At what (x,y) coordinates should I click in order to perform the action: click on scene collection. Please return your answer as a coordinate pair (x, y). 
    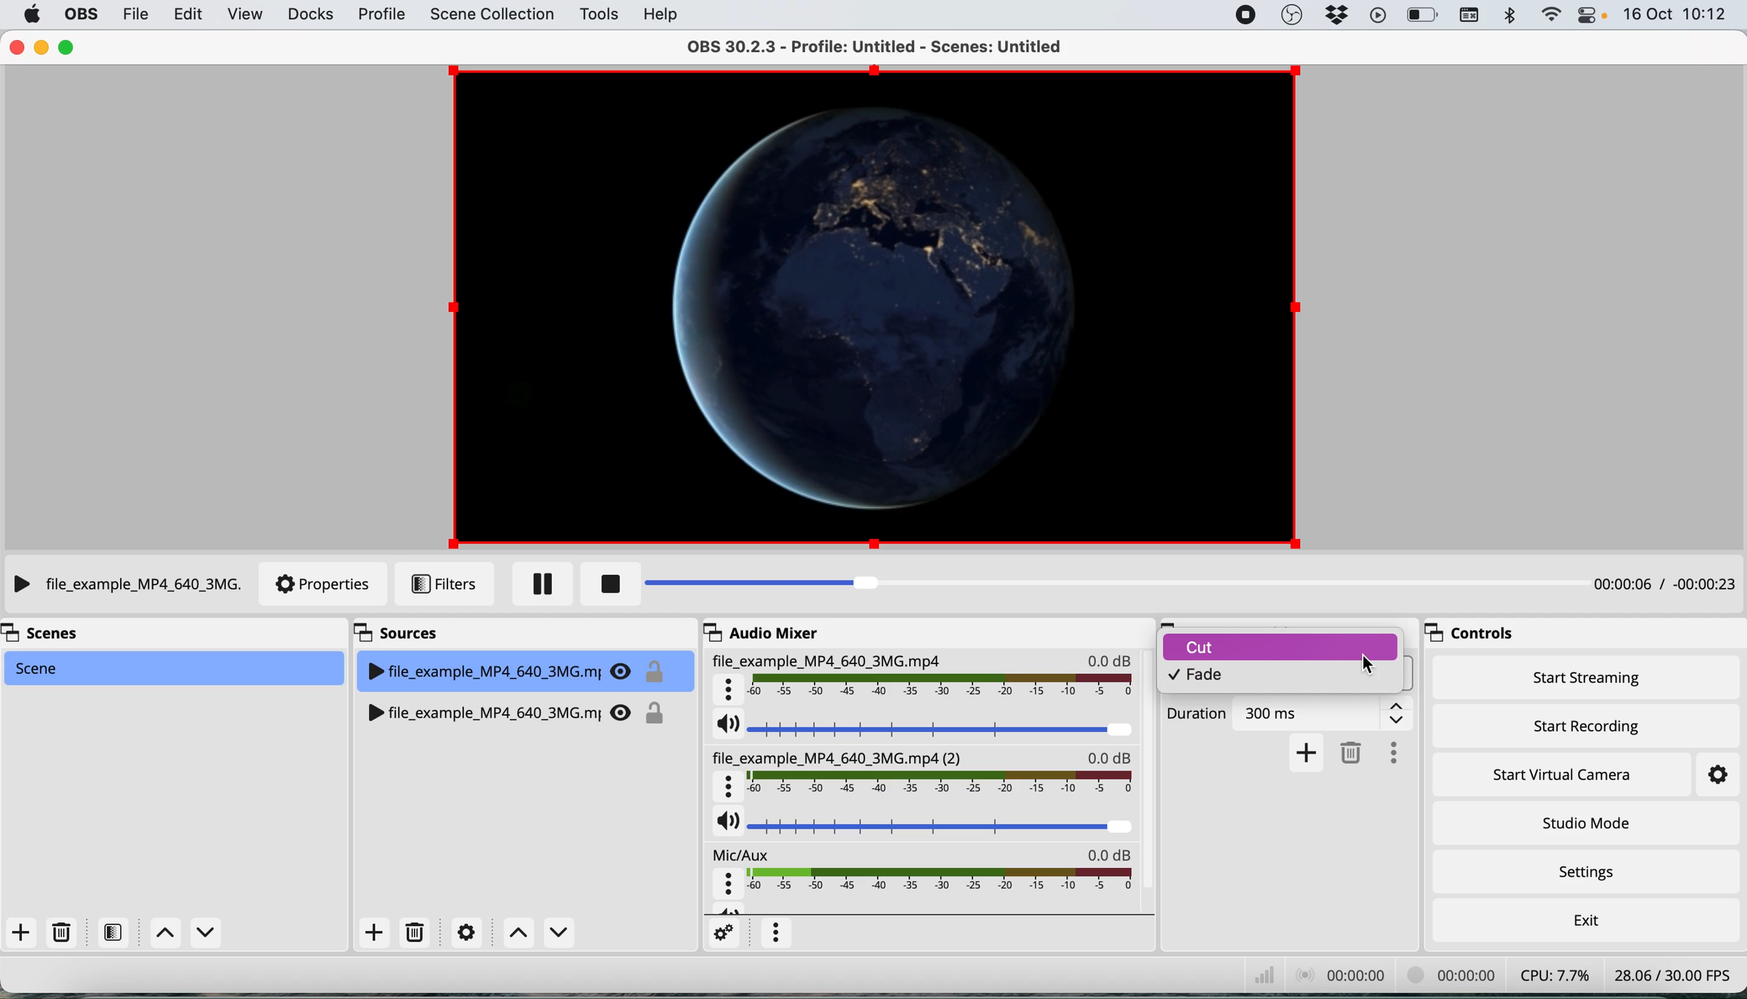
    Looking at the image, I should click on (491, 14).